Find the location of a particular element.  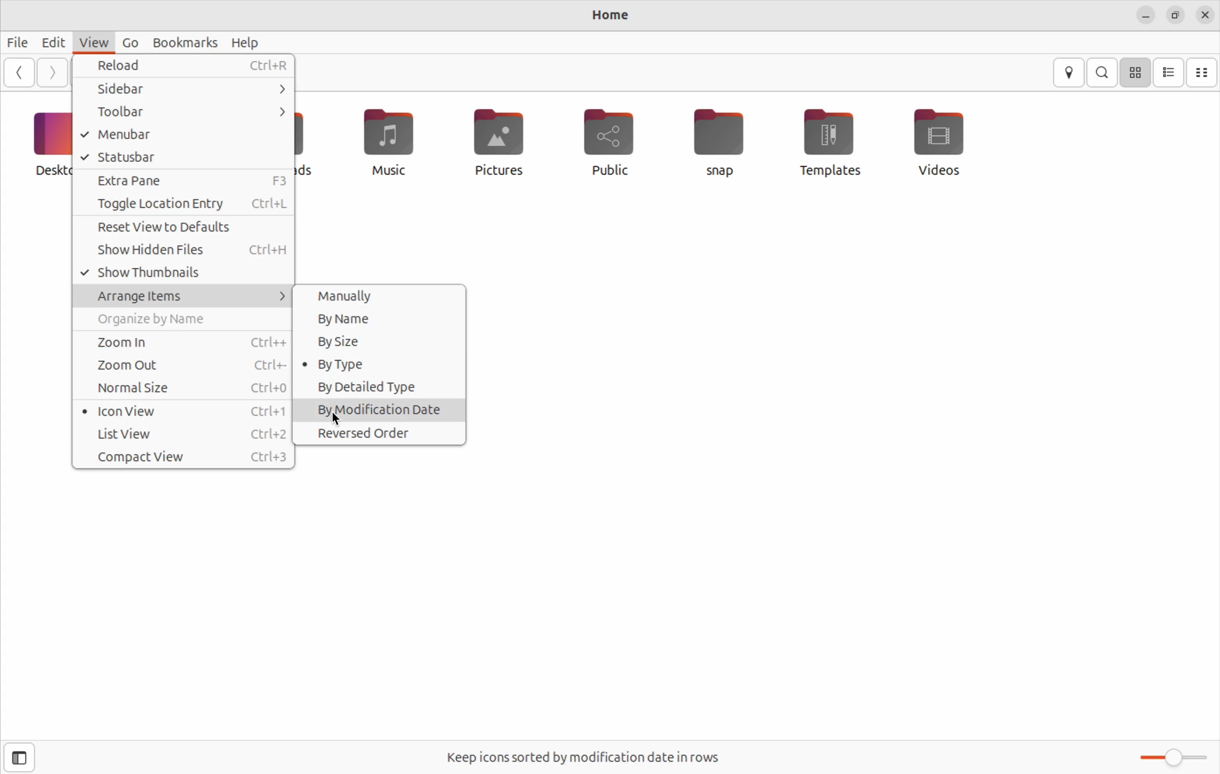

files is located at coordinates (18, 39).